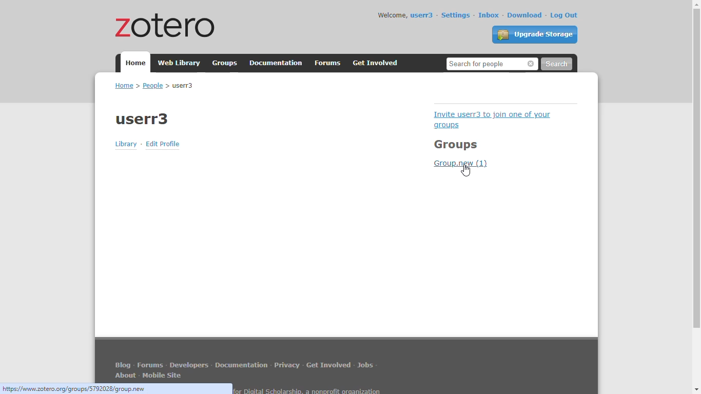 This screenshot has height=394, width=701. Describe the element at coordinates (493, 120) in the screenshot. I see `invite userr3 to join one of your groups` at that location.